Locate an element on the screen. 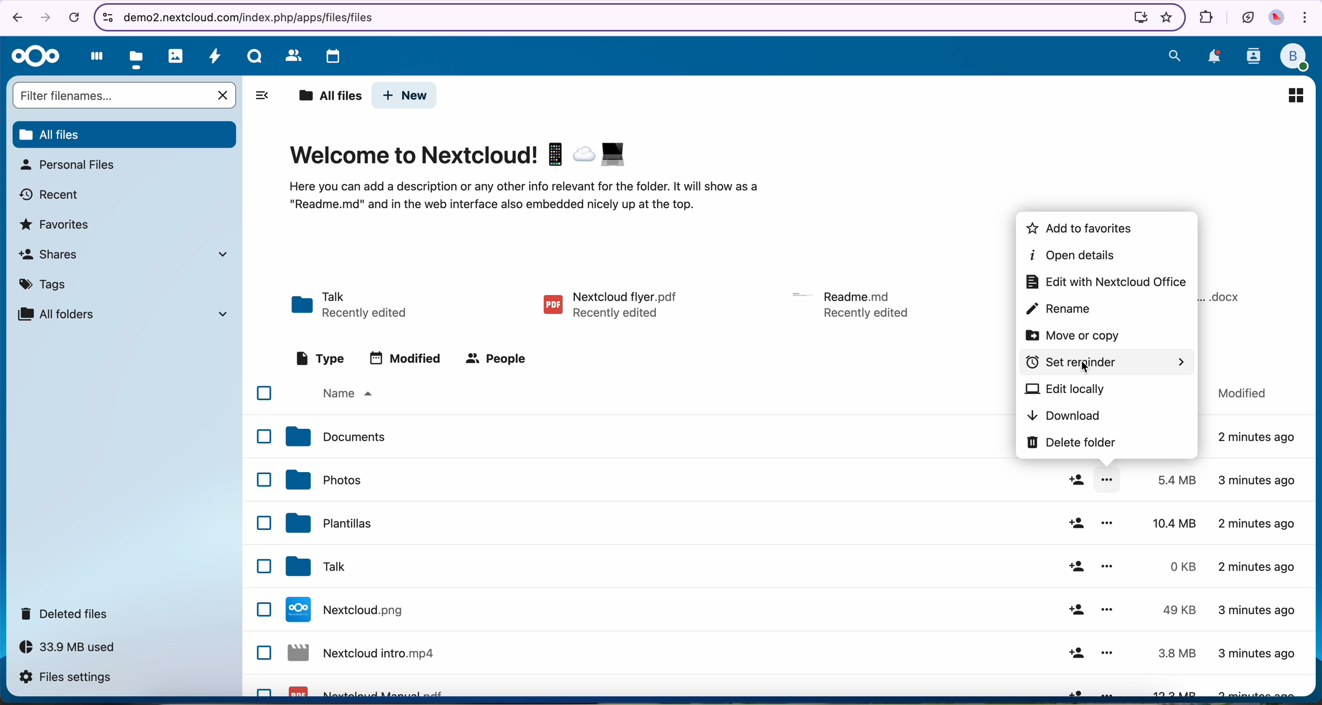  more options is located at coordinates (1107, 611).